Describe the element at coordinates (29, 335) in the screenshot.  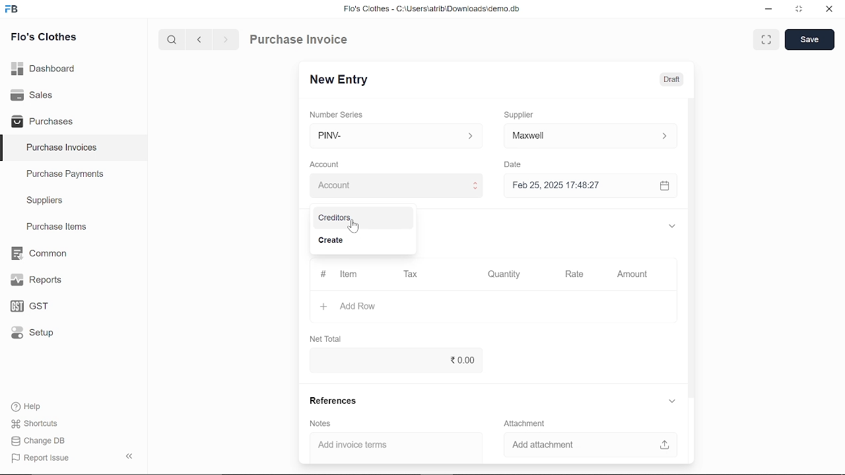
I see `Setup` at that location.